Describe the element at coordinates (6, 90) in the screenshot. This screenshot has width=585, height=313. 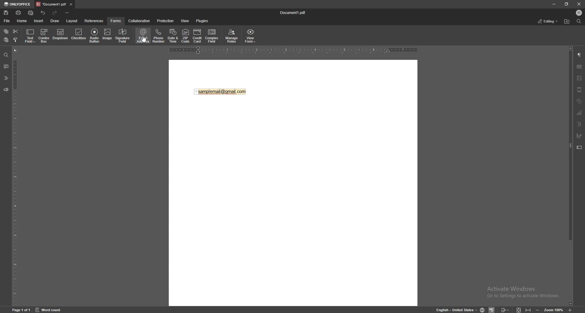
I see `feedback` at that location.